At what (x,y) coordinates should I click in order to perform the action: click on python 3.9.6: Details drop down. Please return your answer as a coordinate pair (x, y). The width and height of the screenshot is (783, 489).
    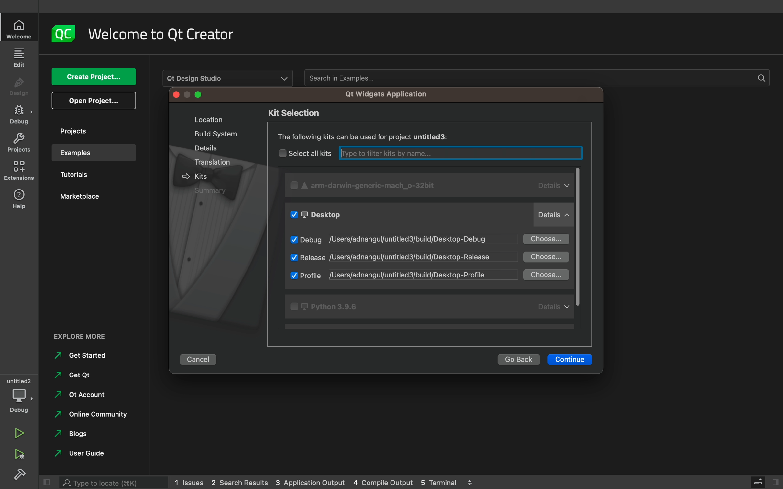
    Looking at the image, I should click on (430, 306).